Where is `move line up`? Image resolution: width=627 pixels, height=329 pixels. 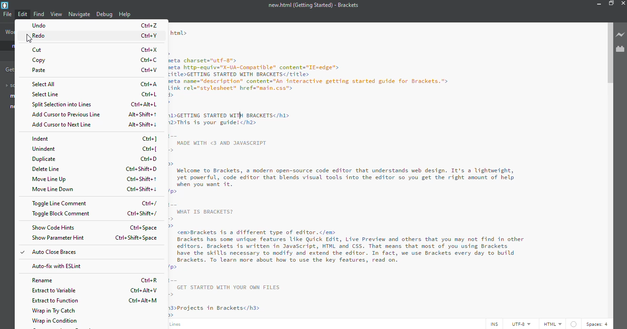 move line up is located at coordinates (50, 180).